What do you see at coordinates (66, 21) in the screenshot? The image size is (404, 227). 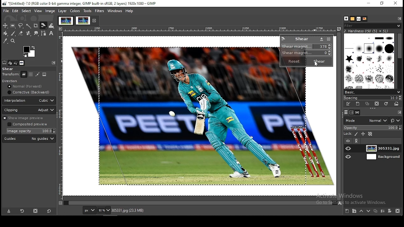 I see `project tab 1` at bounding box center [66, 21].